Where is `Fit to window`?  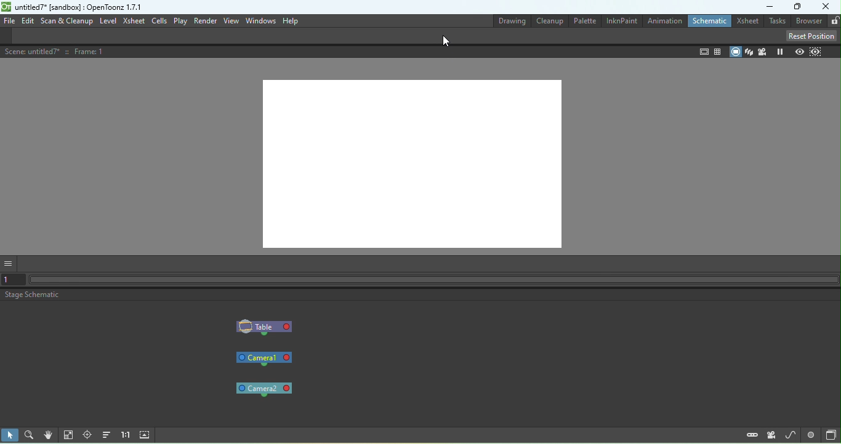
Fit to window is located at coordinates (70, 435).